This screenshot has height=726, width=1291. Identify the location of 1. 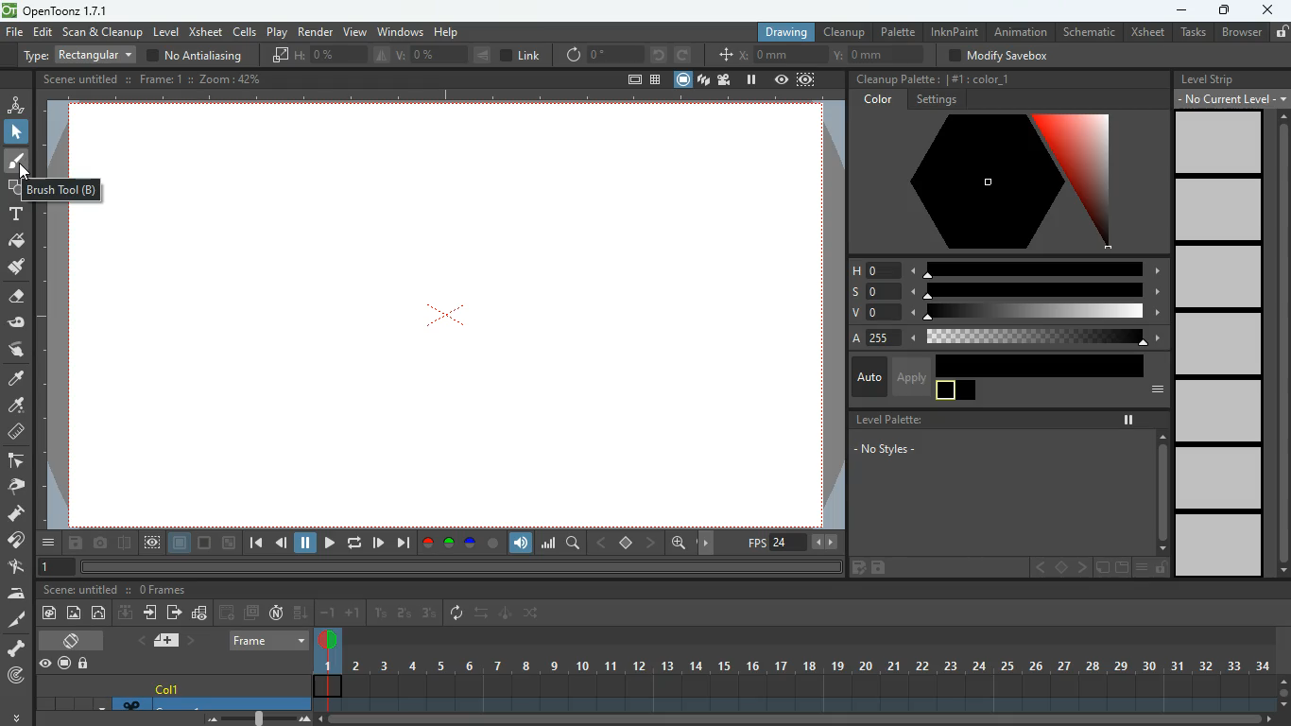
(381, 614).